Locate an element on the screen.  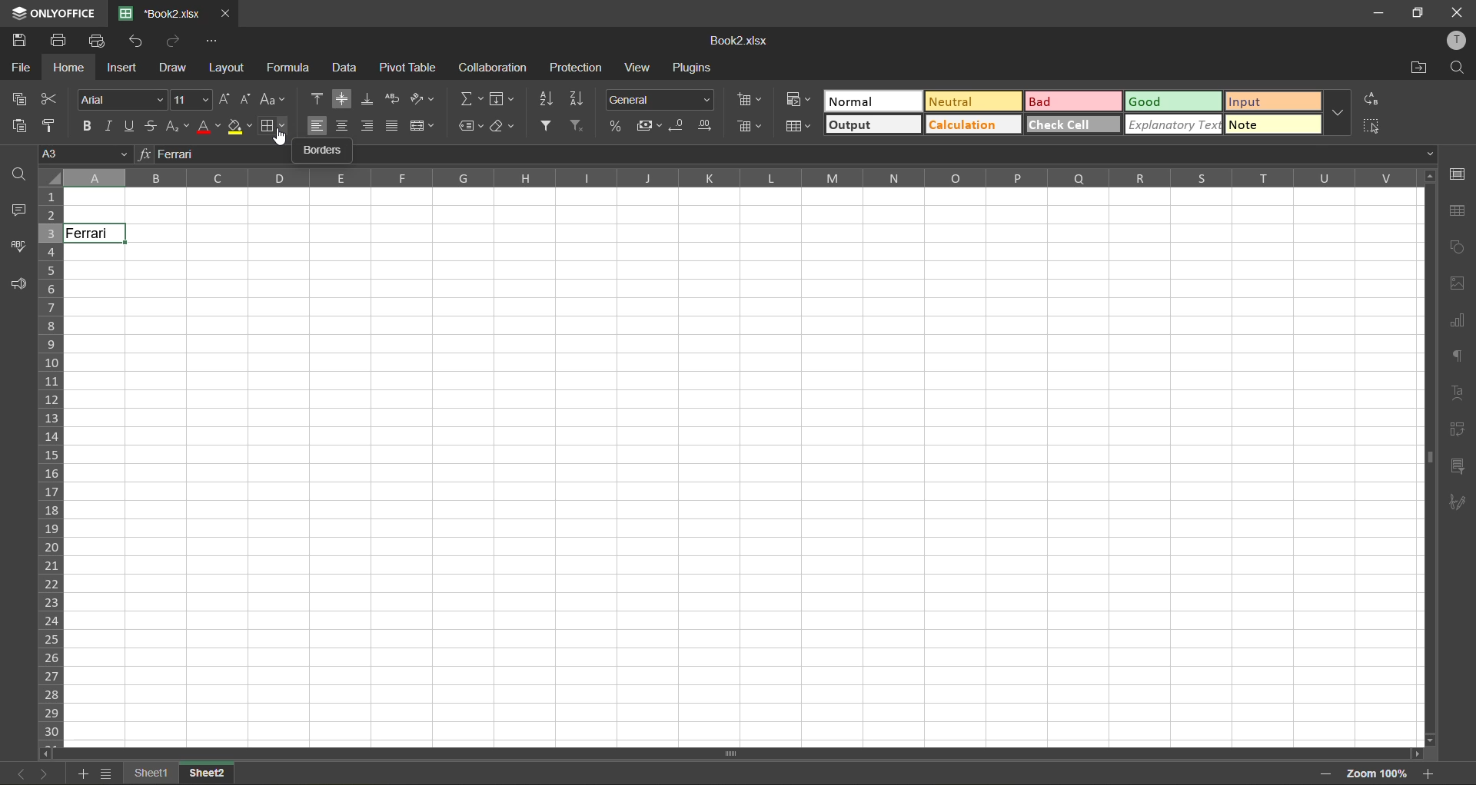
more options is located at coordinates (1338, 111).